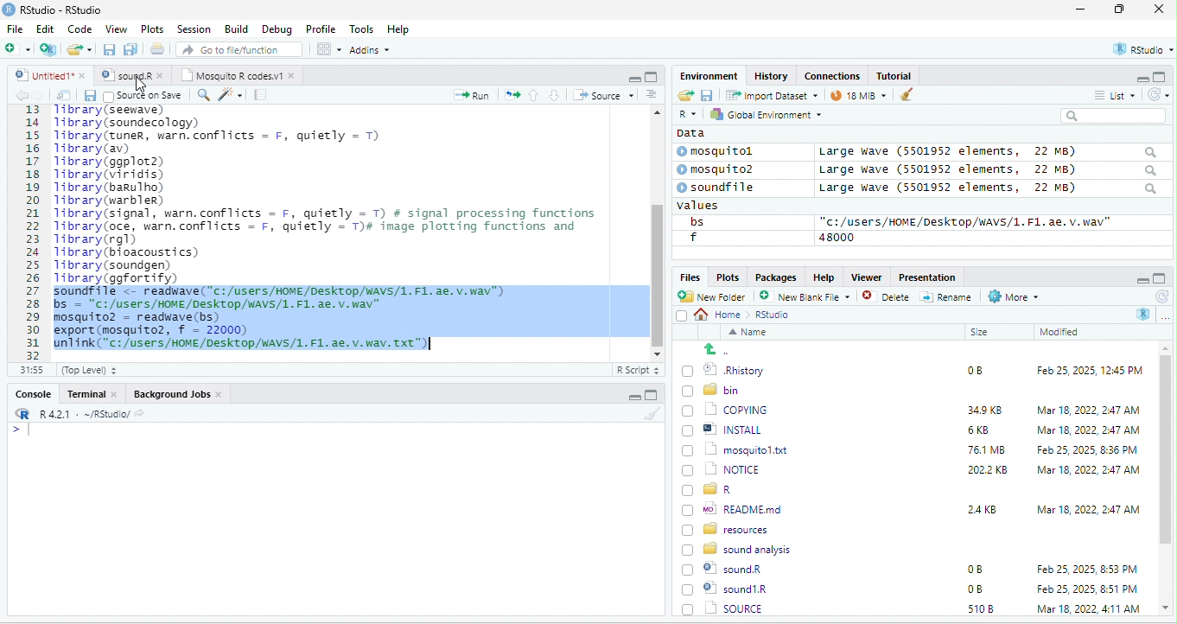 This screenshot has height=624, width=1177. Describe the element at coordinates (153, 29) in the screenshot. I see `Plots` at that location.